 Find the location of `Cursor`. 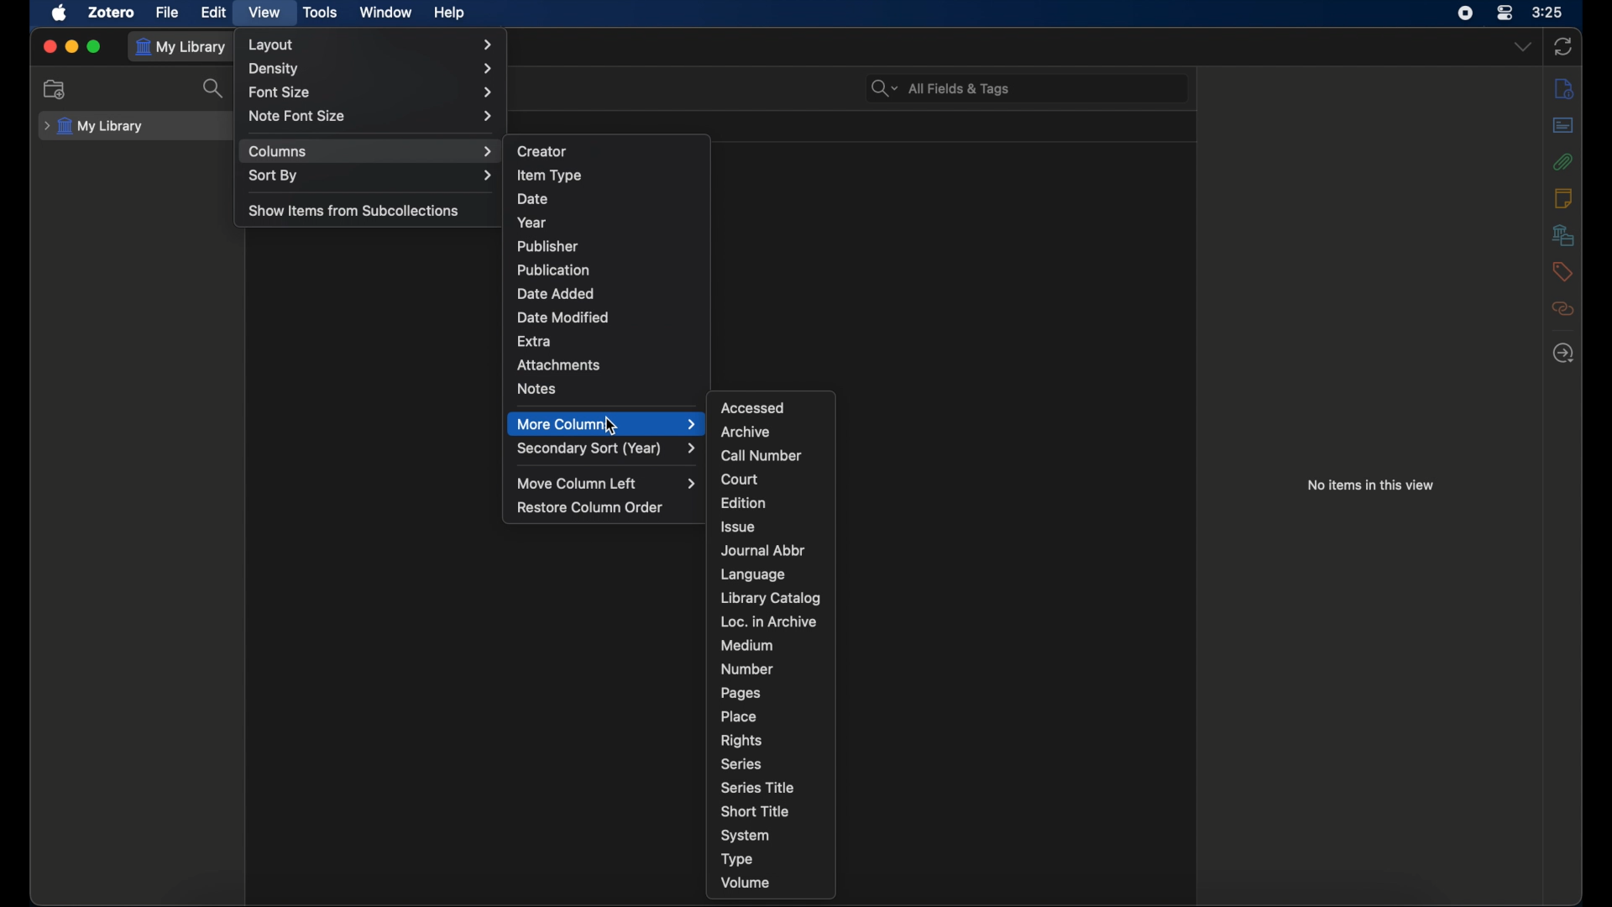

Cursor is located at coordinates (609, 427).